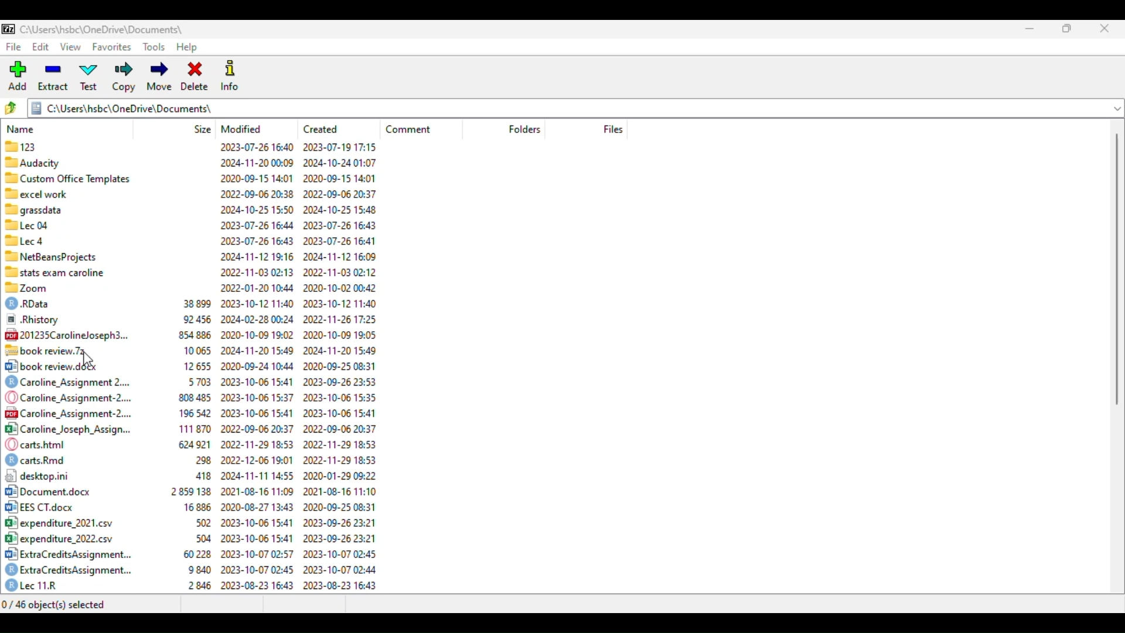  Describe the element at coordinates (21, 129) in the screenshot. I see `name` at that location.